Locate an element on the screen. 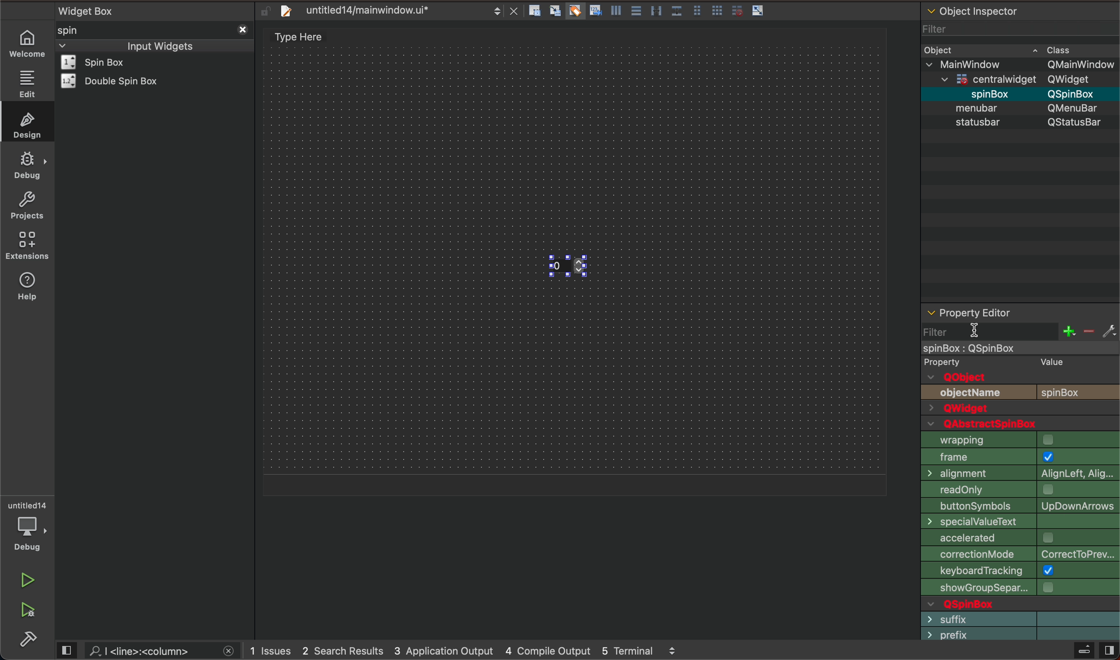 Image resolution: width=1120 pixels, height=660 pixels. debug is located at coordinates (28, 166).